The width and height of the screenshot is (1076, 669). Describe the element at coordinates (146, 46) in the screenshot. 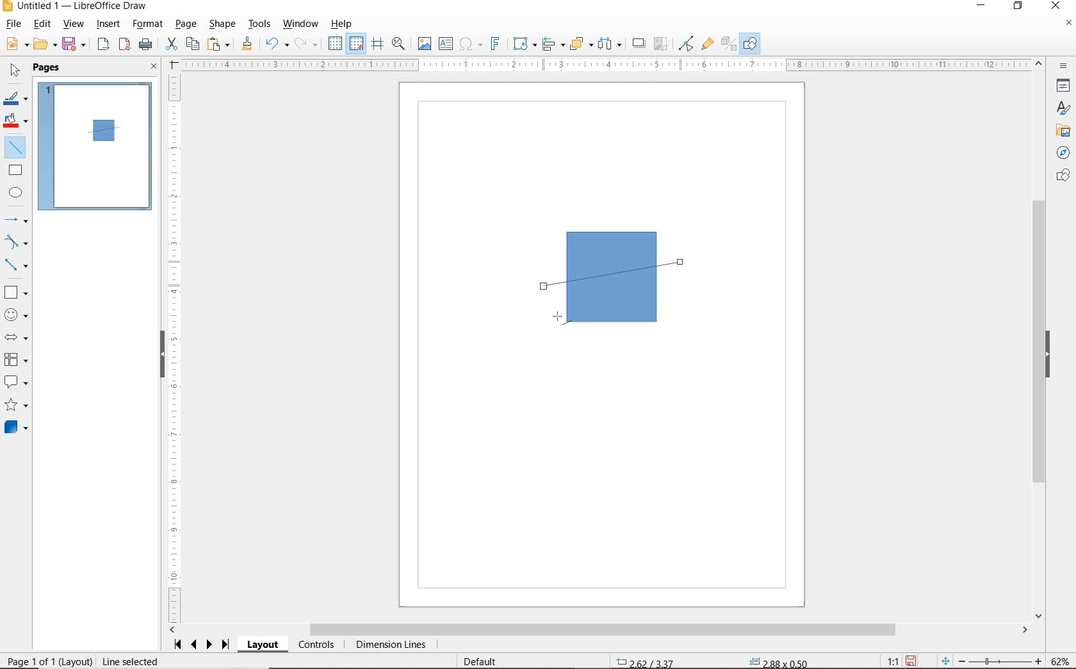

I see `PRINT` at that location.